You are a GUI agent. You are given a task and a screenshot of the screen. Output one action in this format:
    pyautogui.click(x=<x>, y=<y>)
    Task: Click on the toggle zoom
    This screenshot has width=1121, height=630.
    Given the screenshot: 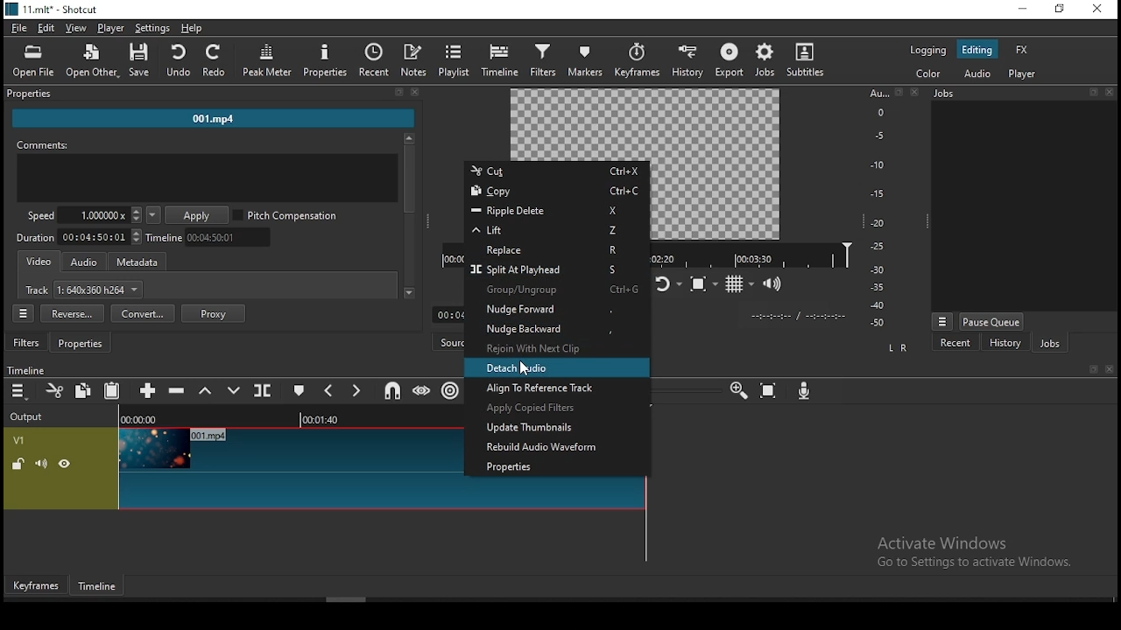 What is the action you would take?
    pyautogui.click(x=705, y=282)
    